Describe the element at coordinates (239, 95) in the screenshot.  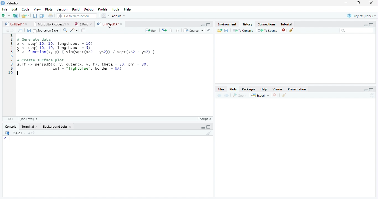
I see `Zoom` at that location.